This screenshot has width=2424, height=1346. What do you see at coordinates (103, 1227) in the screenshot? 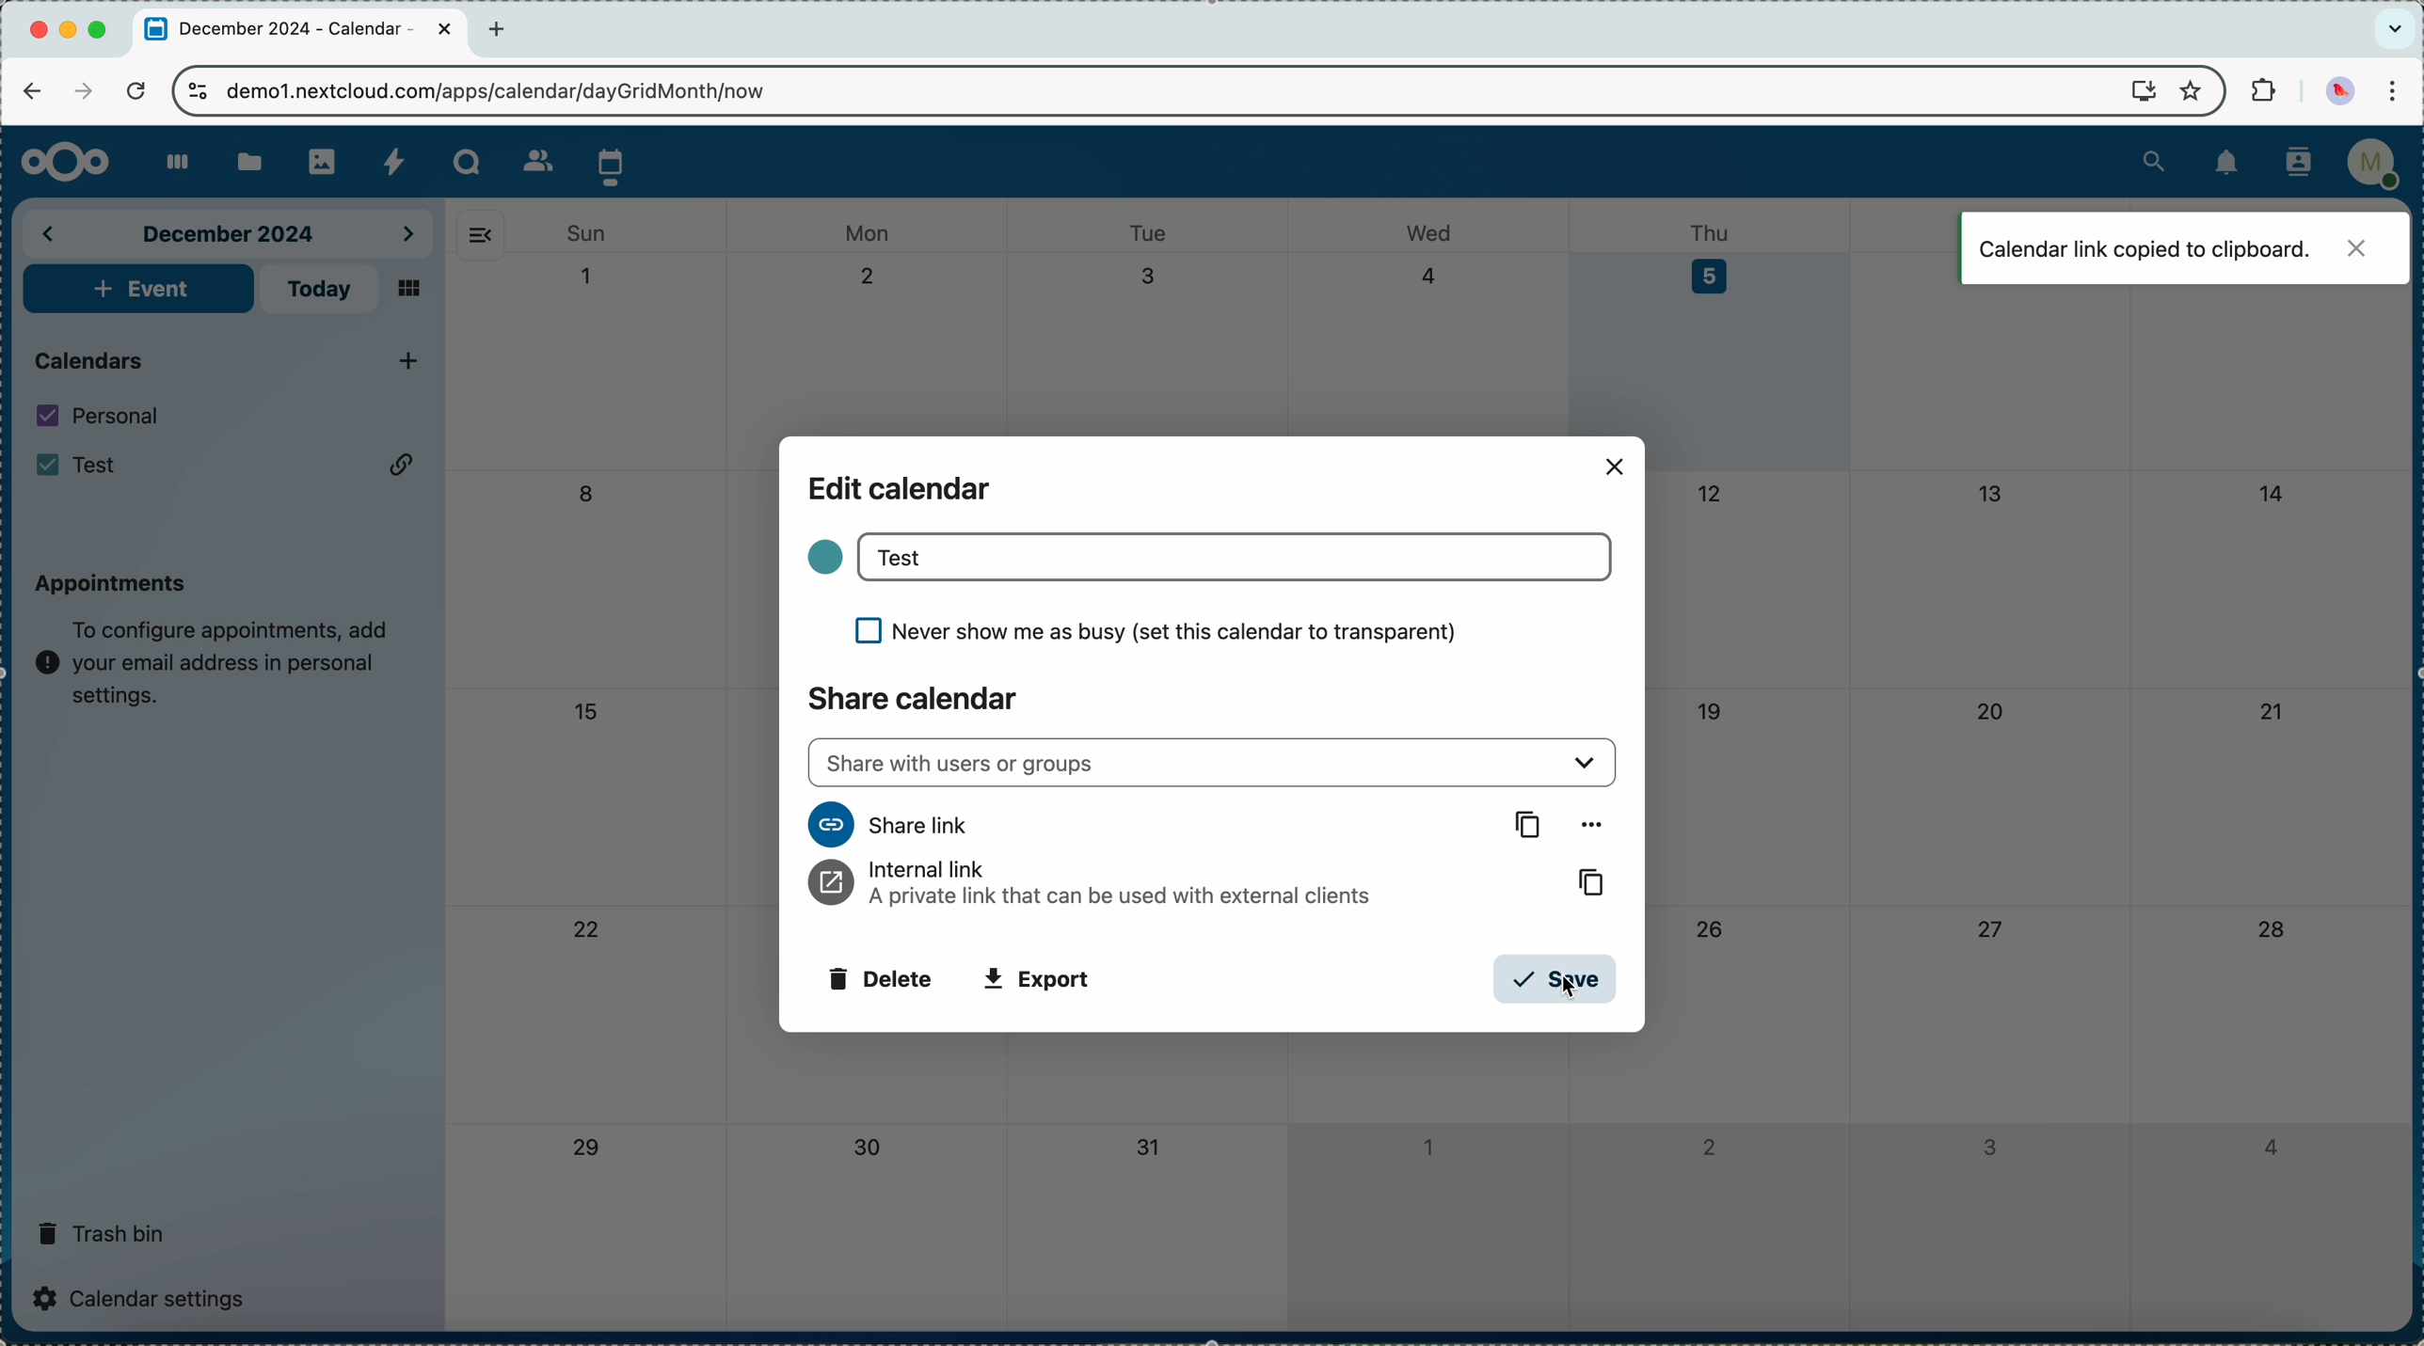
I see `trash bin` at bounding box center [103, 1227].